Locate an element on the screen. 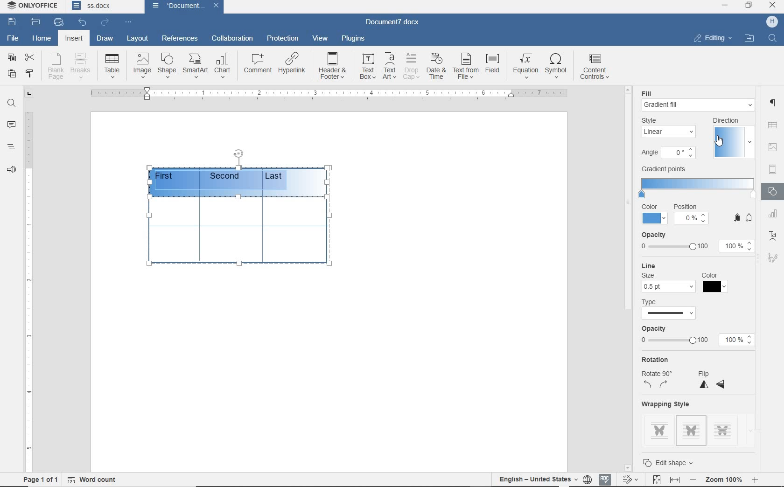 The height and width of the screenshot is (487, 784). signature is located at coordinates (774, 259).